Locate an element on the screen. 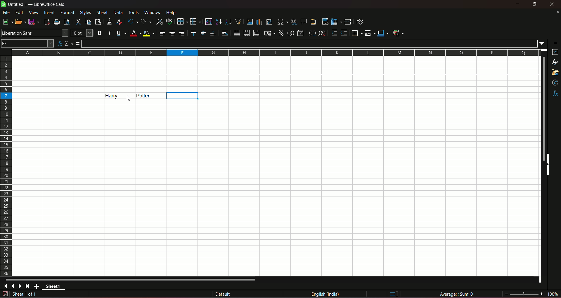 The image size is (561, 298). insert or edit pivot table is located at coordinates (269, 21).